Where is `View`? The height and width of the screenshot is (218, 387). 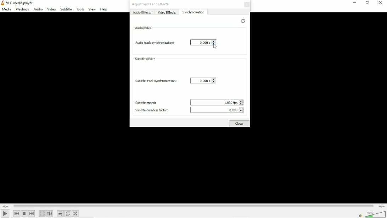
View is located at coordinates (91, 9).